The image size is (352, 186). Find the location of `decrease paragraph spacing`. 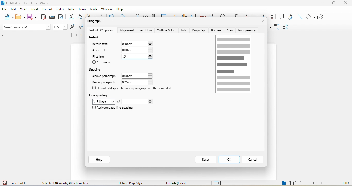

decrease paragraph spacing is located at coordinates (287, 27).